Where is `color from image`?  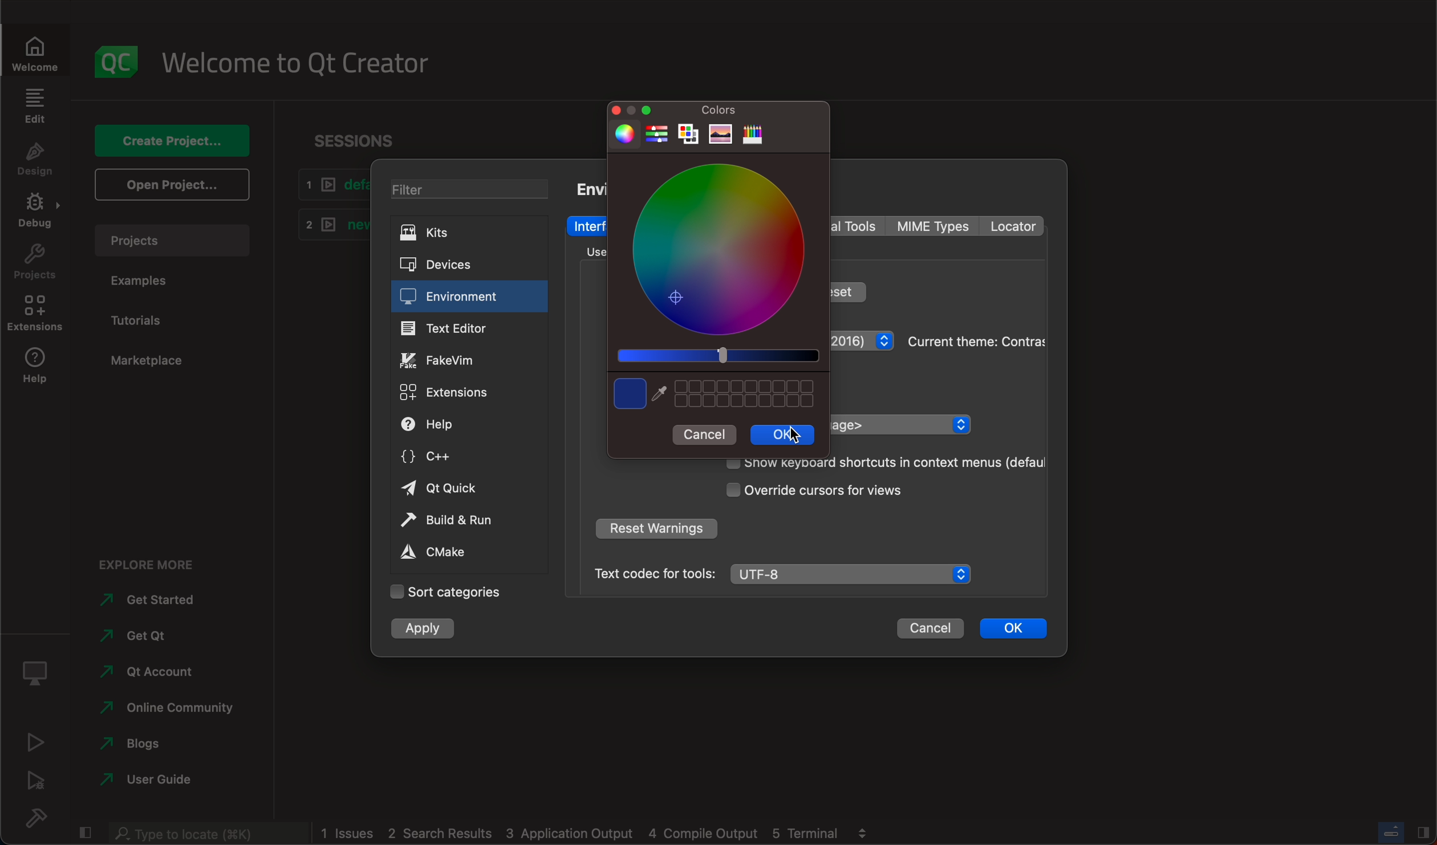 color from image is located at coordinates (721, 135).